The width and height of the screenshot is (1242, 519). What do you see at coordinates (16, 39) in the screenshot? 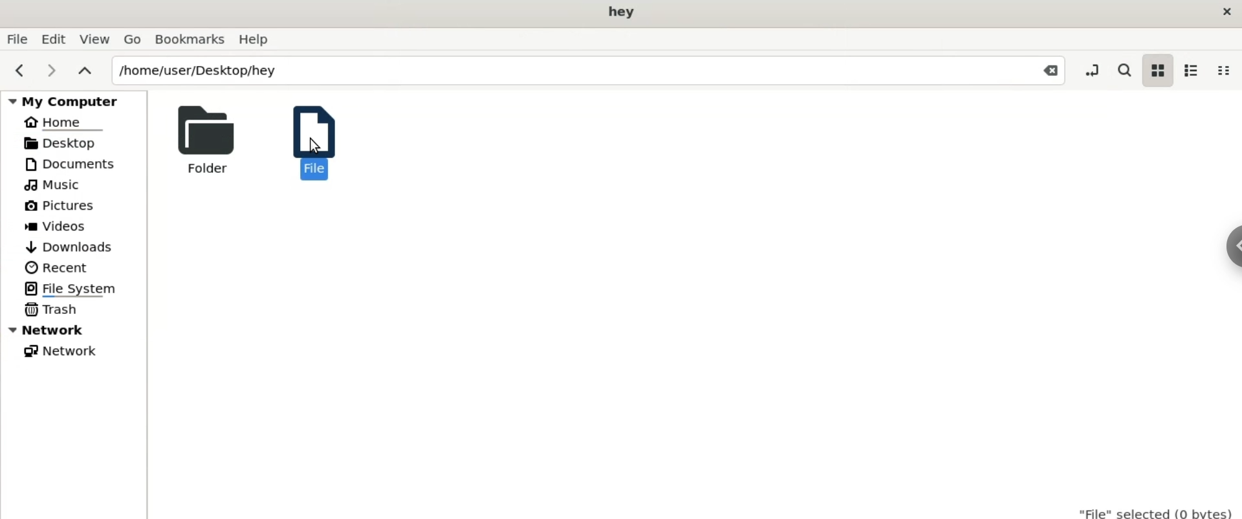
I see `file ` at bounding box center [16, 39].